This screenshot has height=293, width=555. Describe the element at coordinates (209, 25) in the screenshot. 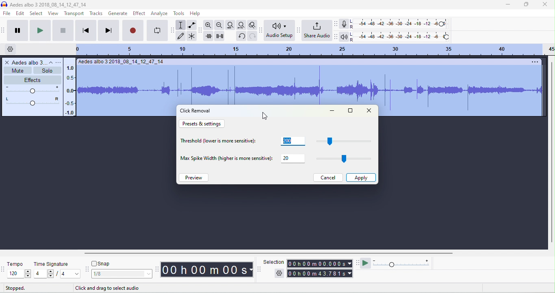

I see `zoom in` at that location.